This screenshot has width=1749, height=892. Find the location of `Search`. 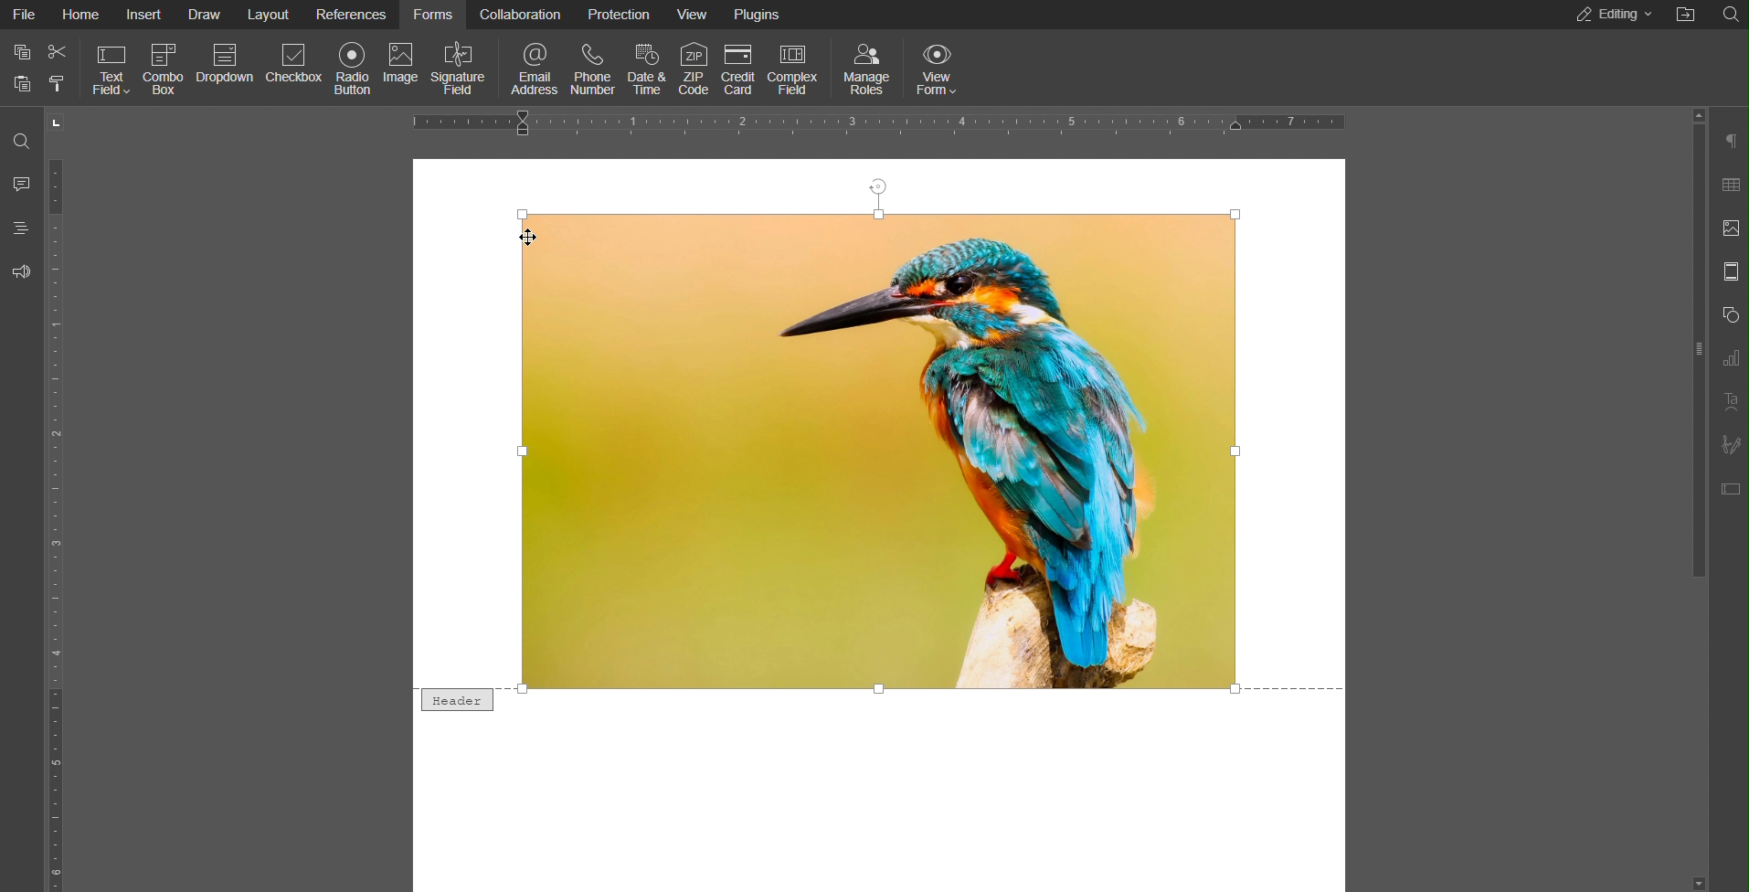

Search is located at coordinates (21, 142).